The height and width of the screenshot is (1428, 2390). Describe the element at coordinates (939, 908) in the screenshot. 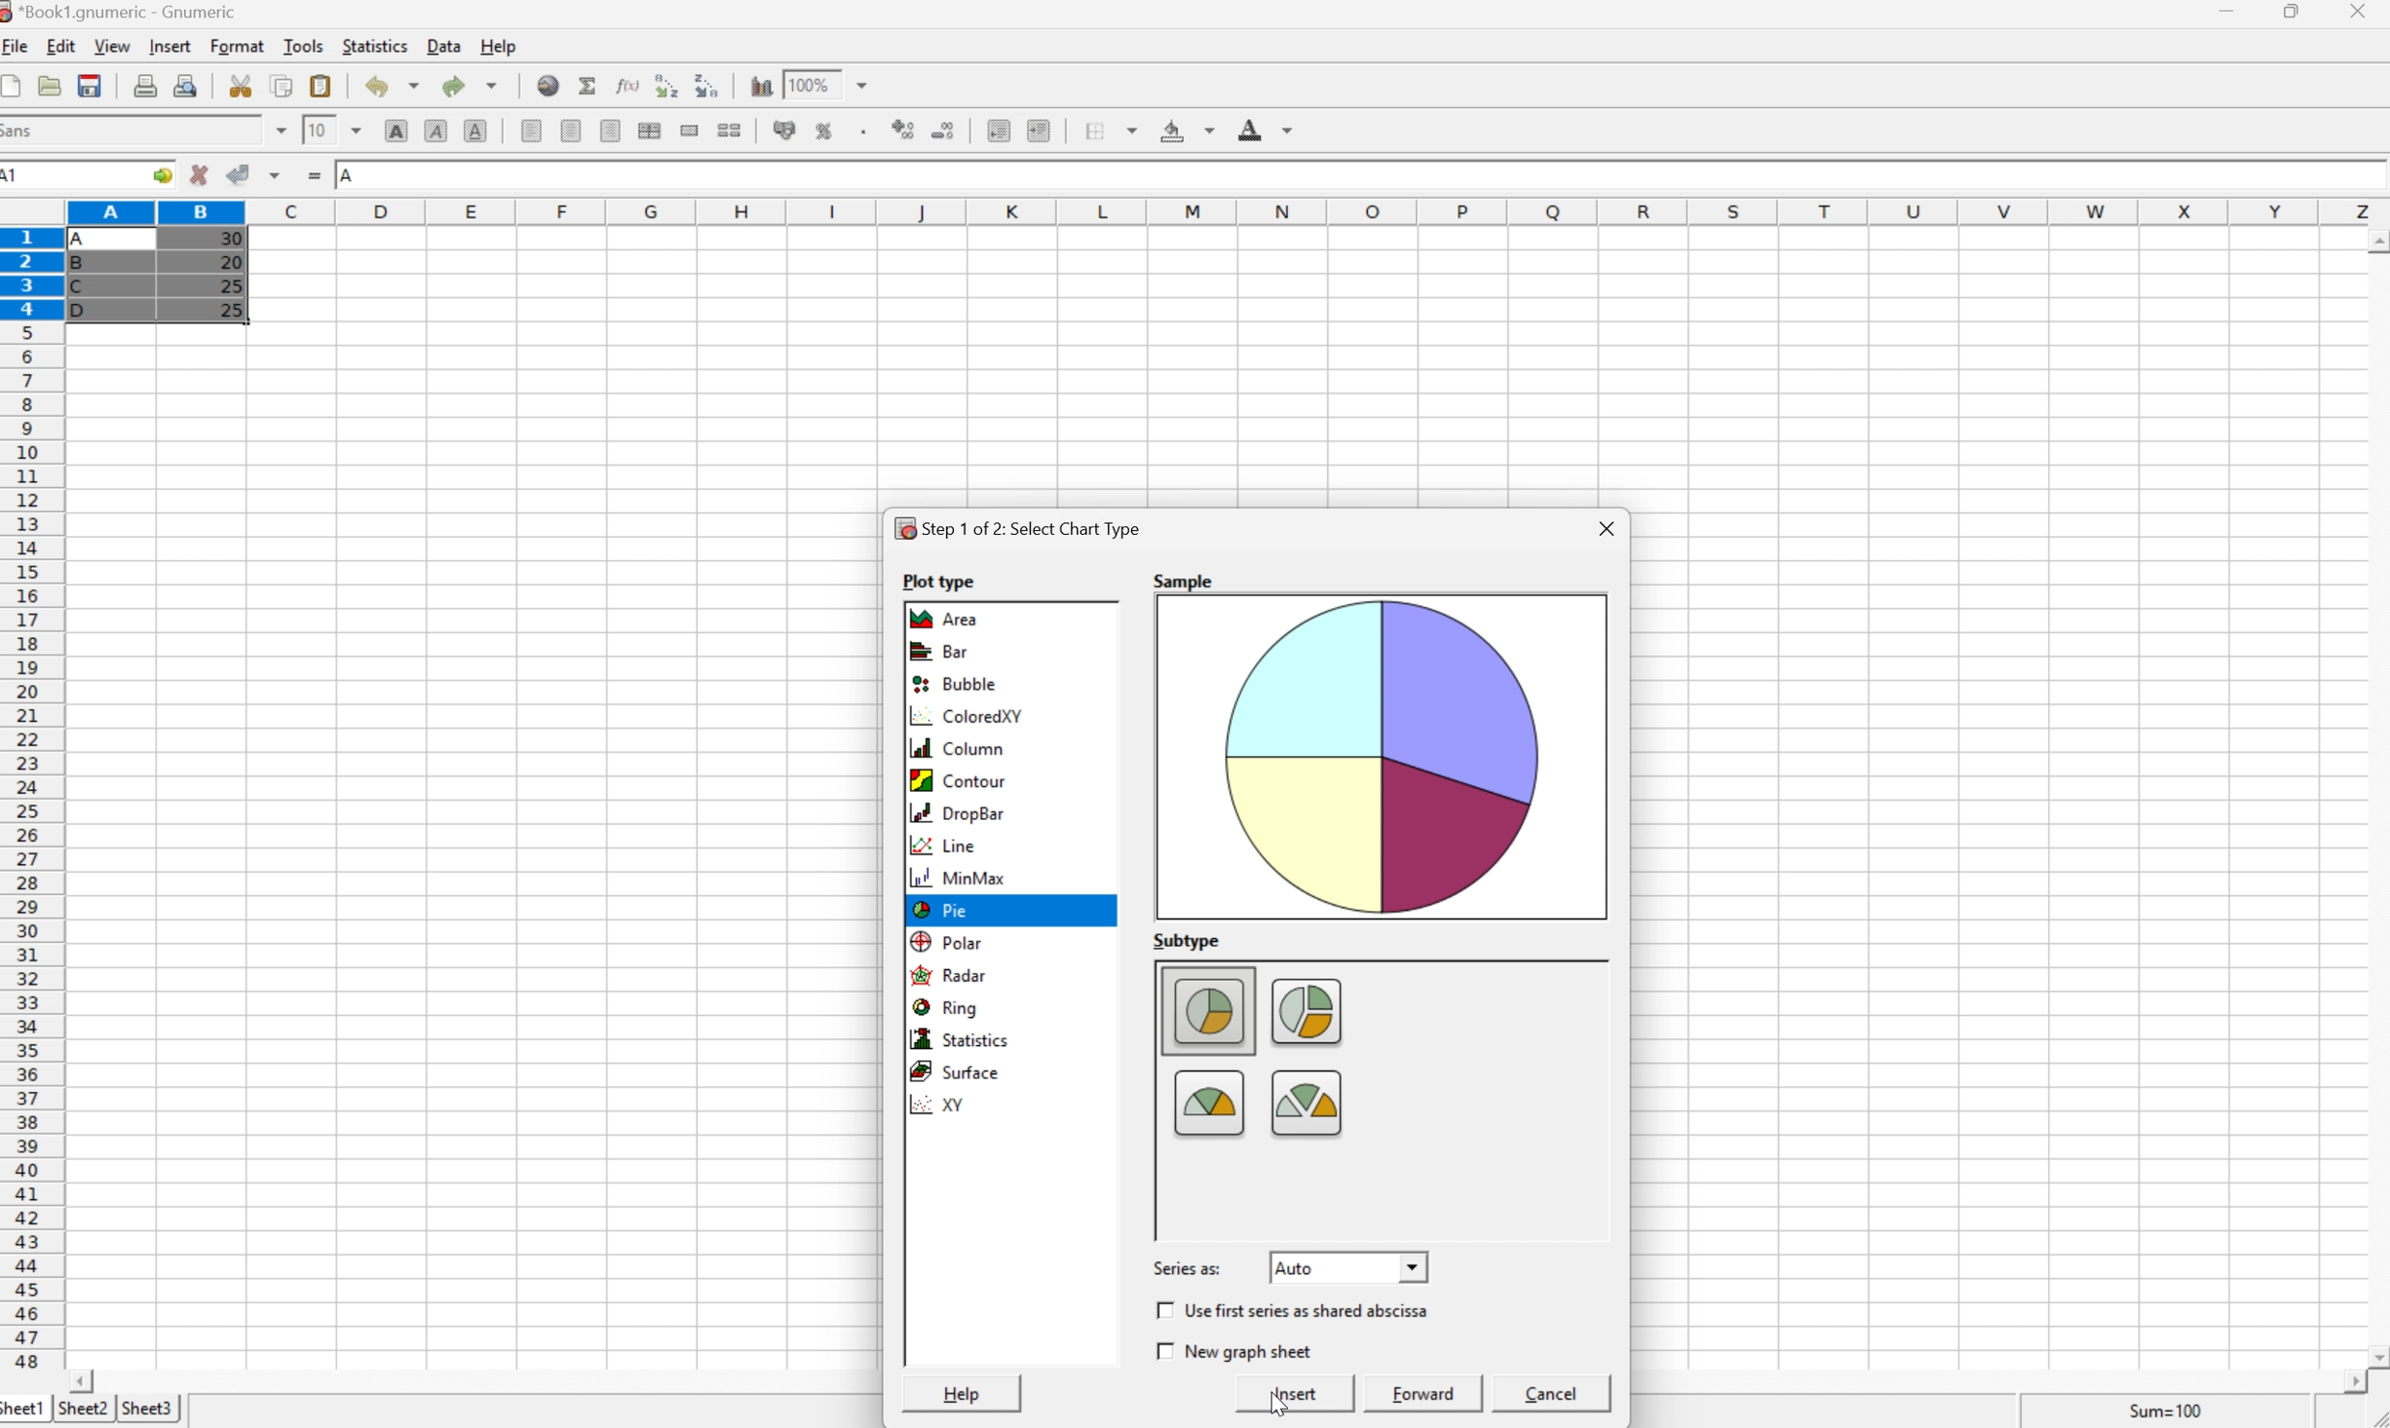

I see `Pie` at that location.